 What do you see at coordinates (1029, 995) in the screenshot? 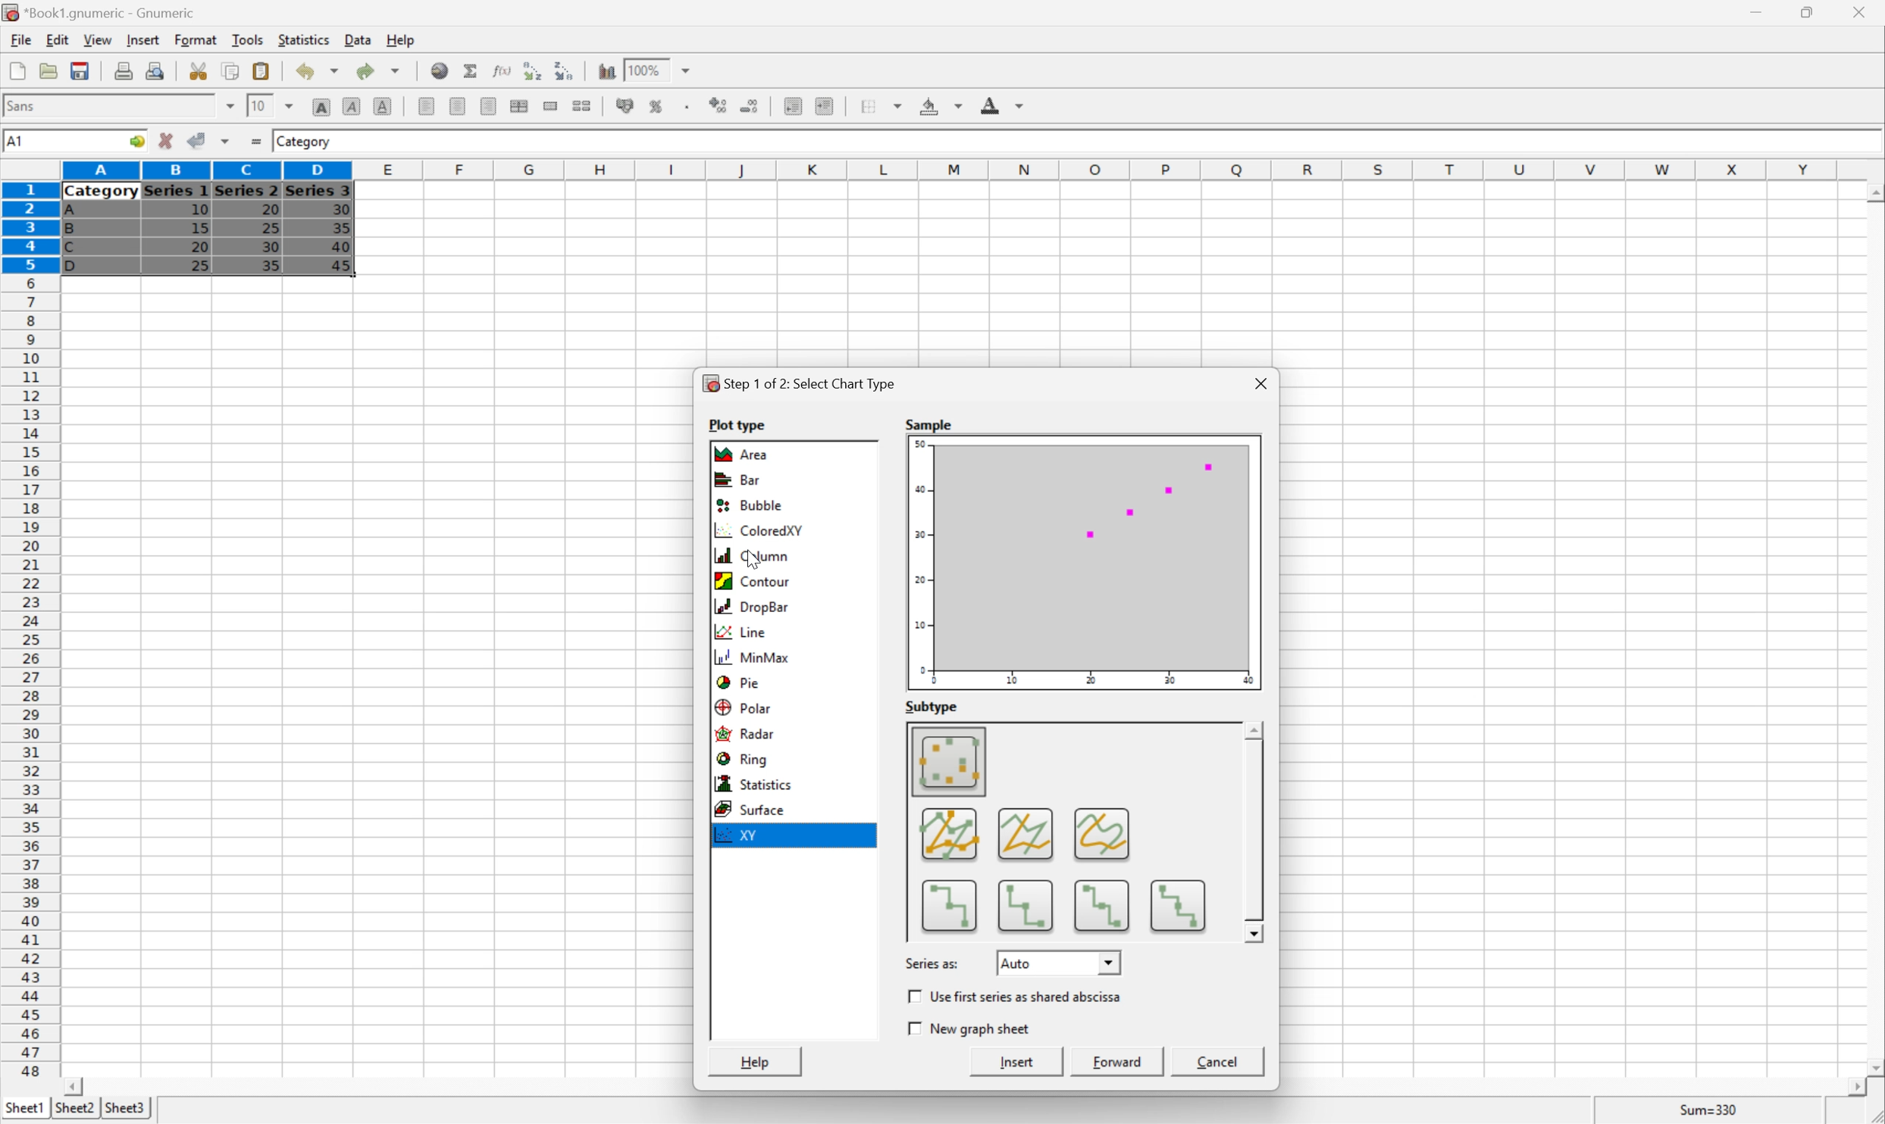
I see `Use first series as shared abscissa` at bounding box center [1029, 995].